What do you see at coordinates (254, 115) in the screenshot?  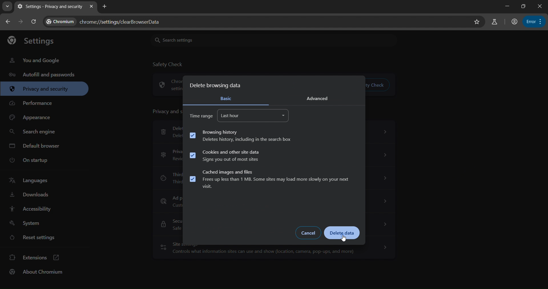 I see `last time` at bounding box center [254, 115].